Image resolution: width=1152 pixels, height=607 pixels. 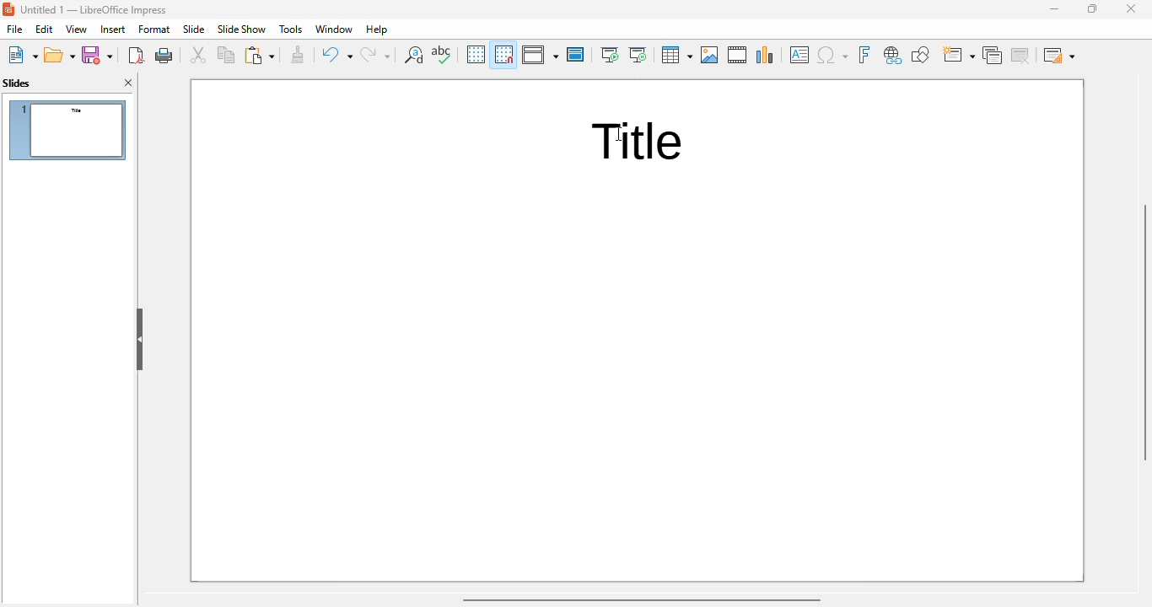 What do you see at coordinates (241, 30) in the screenshot?
I see `slide show` at bounding box center [241, 30].